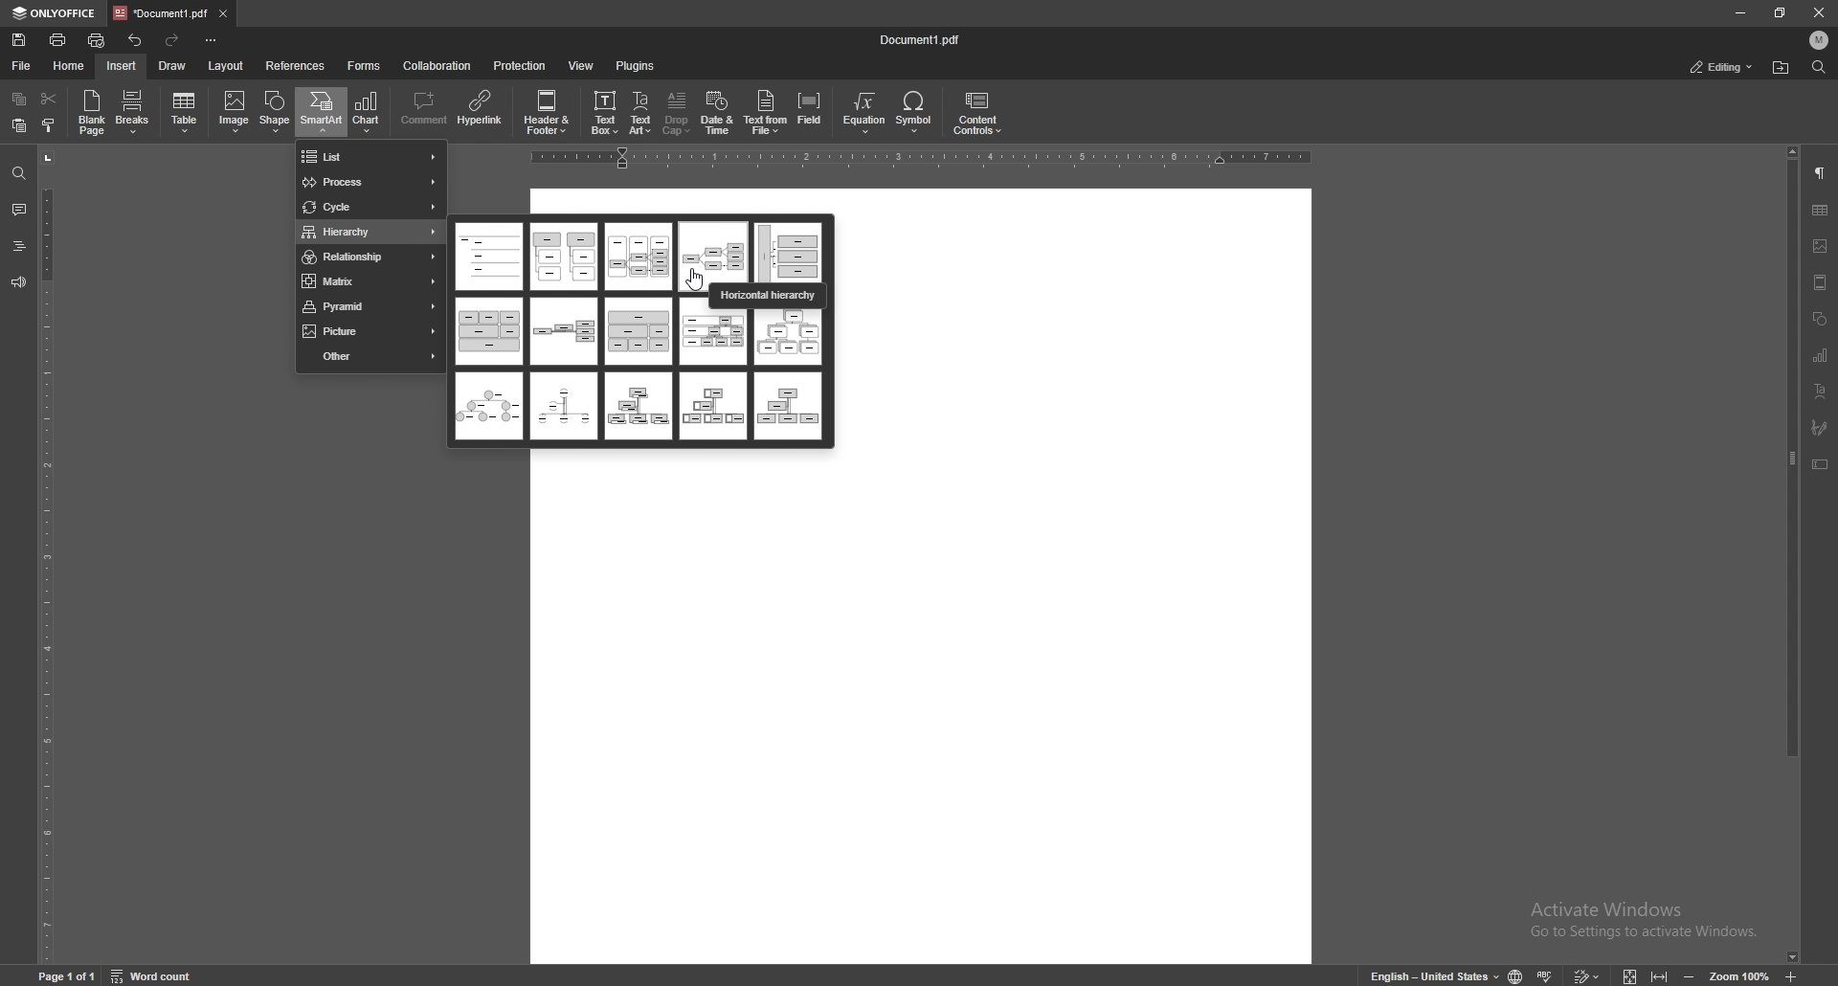 This screenshot has height=986, width=1838. Describe the element at coordinates (1688, 975) in the screenshot. I see `zoom out` at that location.